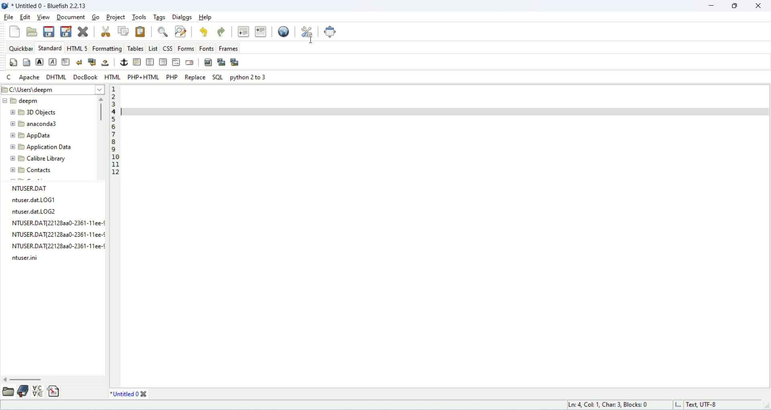 This screenshot has height=410, width=771. I want to click on body, so click(27, 62).